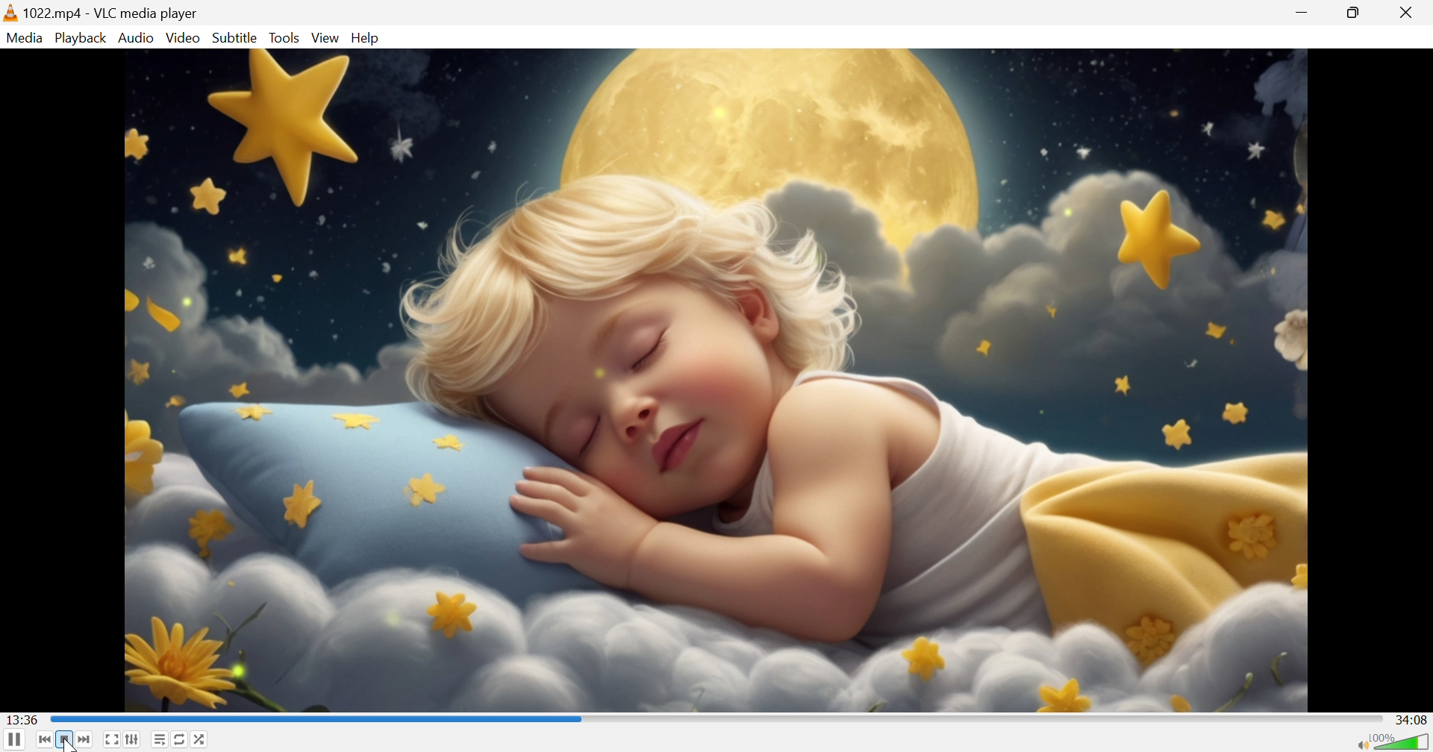 The width and height of the screenshot is (1433, 752). Describe the element at coordinates (1411, 12) in the screenshot. I see `Close` at that location.